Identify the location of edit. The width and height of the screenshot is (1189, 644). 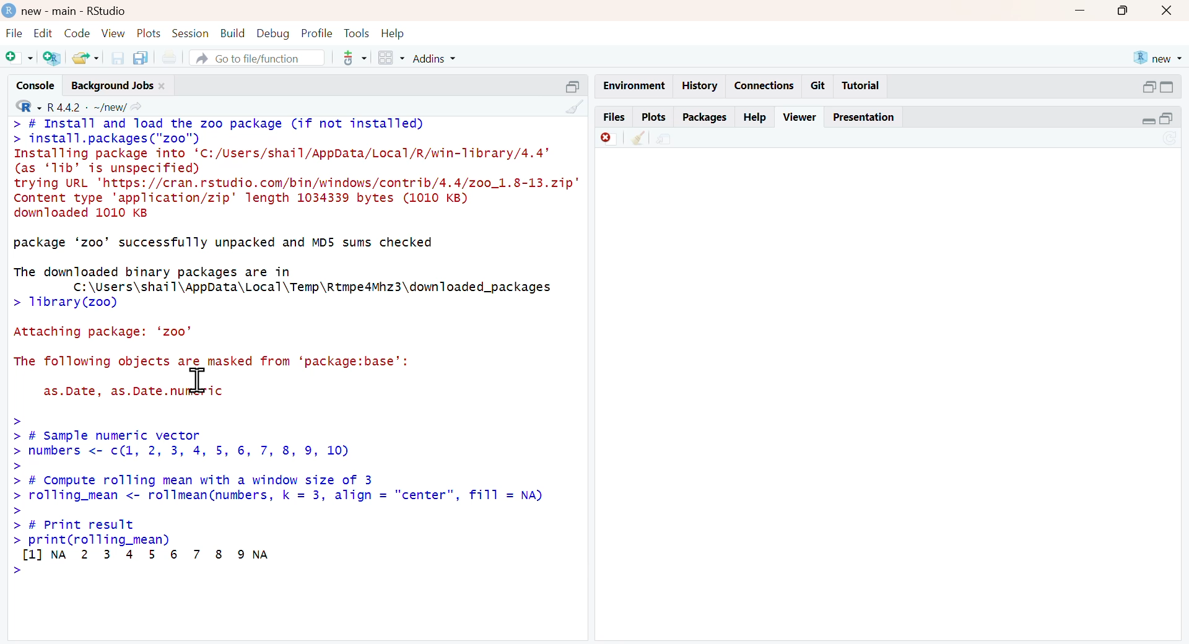
(43, 33).